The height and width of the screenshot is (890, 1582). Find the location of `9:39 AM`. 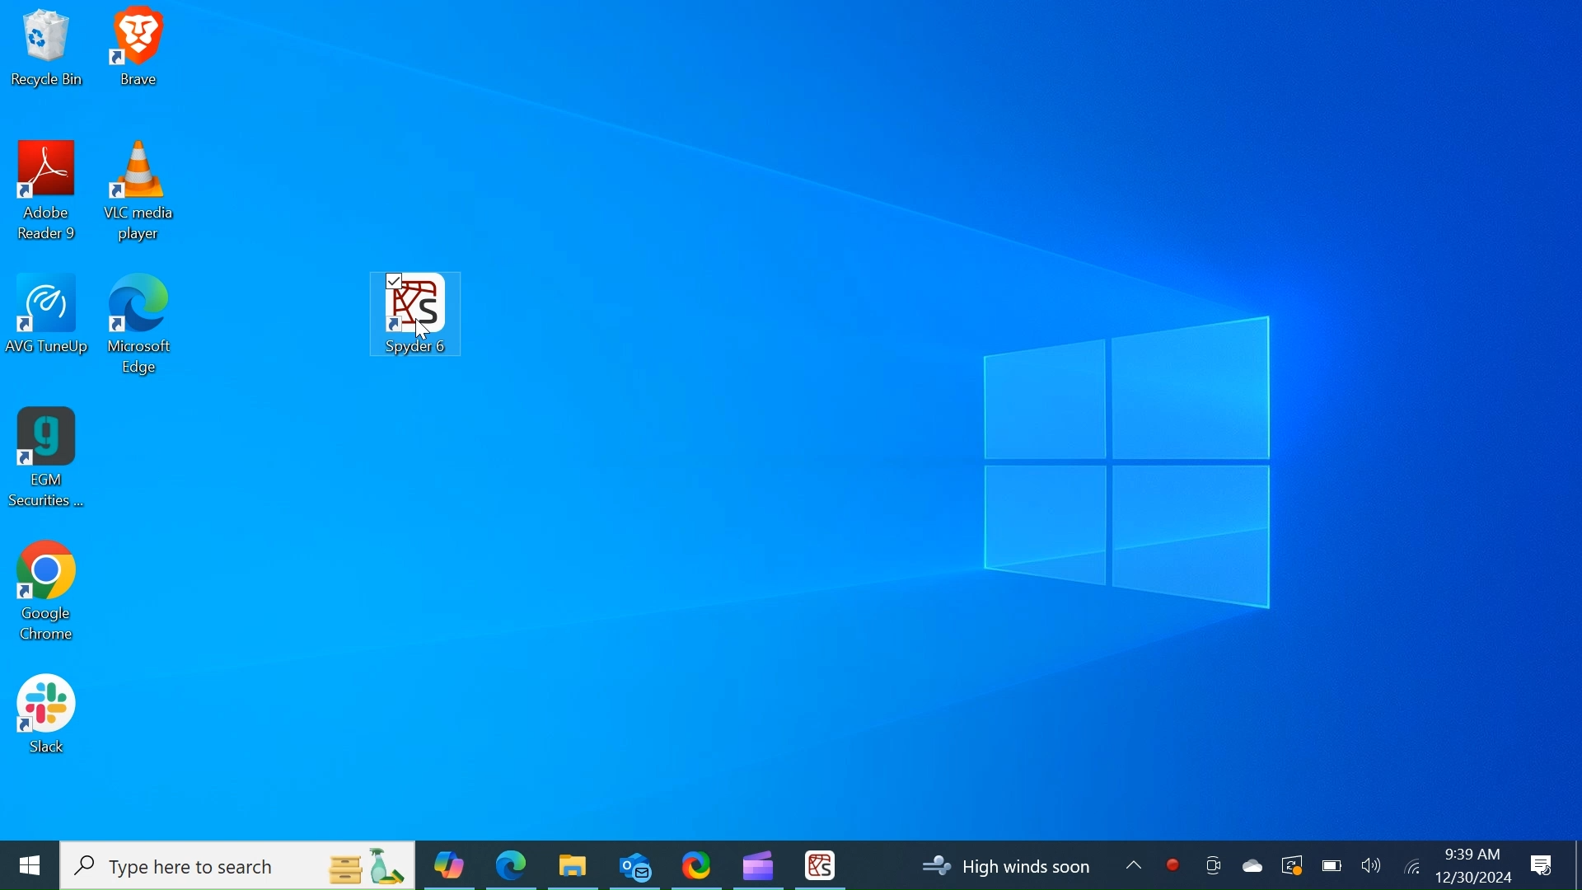

9:39 AM is located at coordinates (1471, 854).